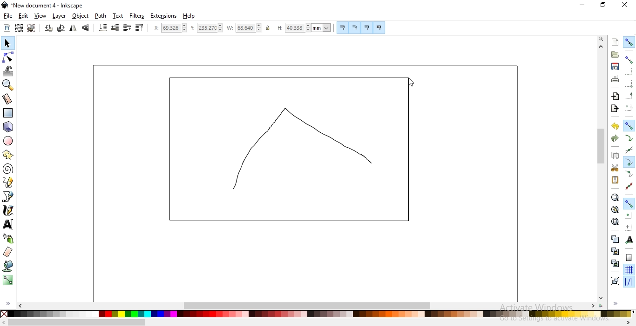 This screenshot has height=326, width=636. I want to click on redo, so click(615, 138).